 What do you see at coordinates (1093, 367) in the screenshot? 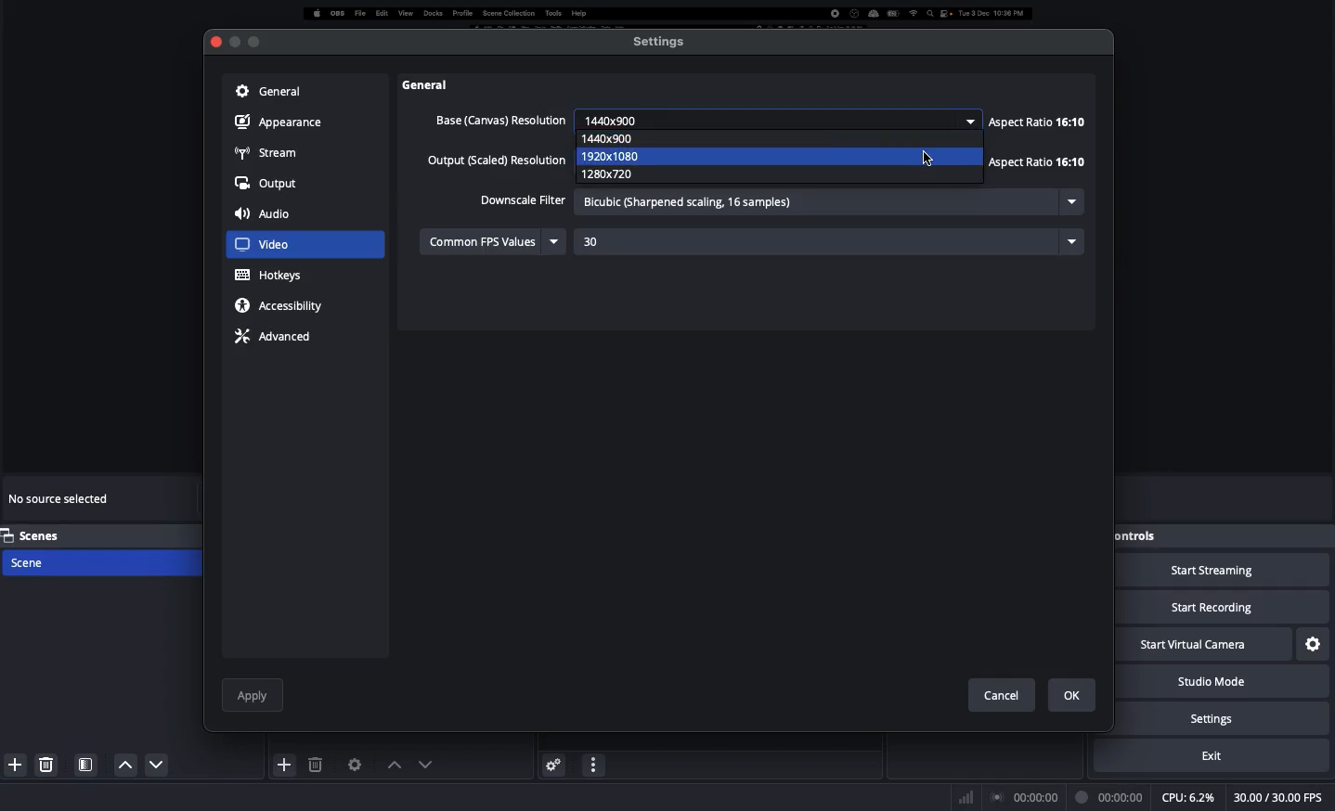
I see `Scroll` at bounding box center [1093, 367].